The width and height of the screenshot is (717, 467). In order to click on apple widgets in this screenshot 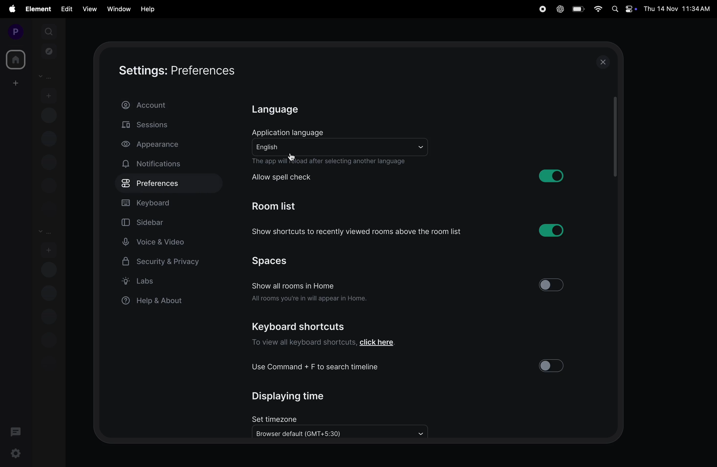, I will do `click(622, 9)`.